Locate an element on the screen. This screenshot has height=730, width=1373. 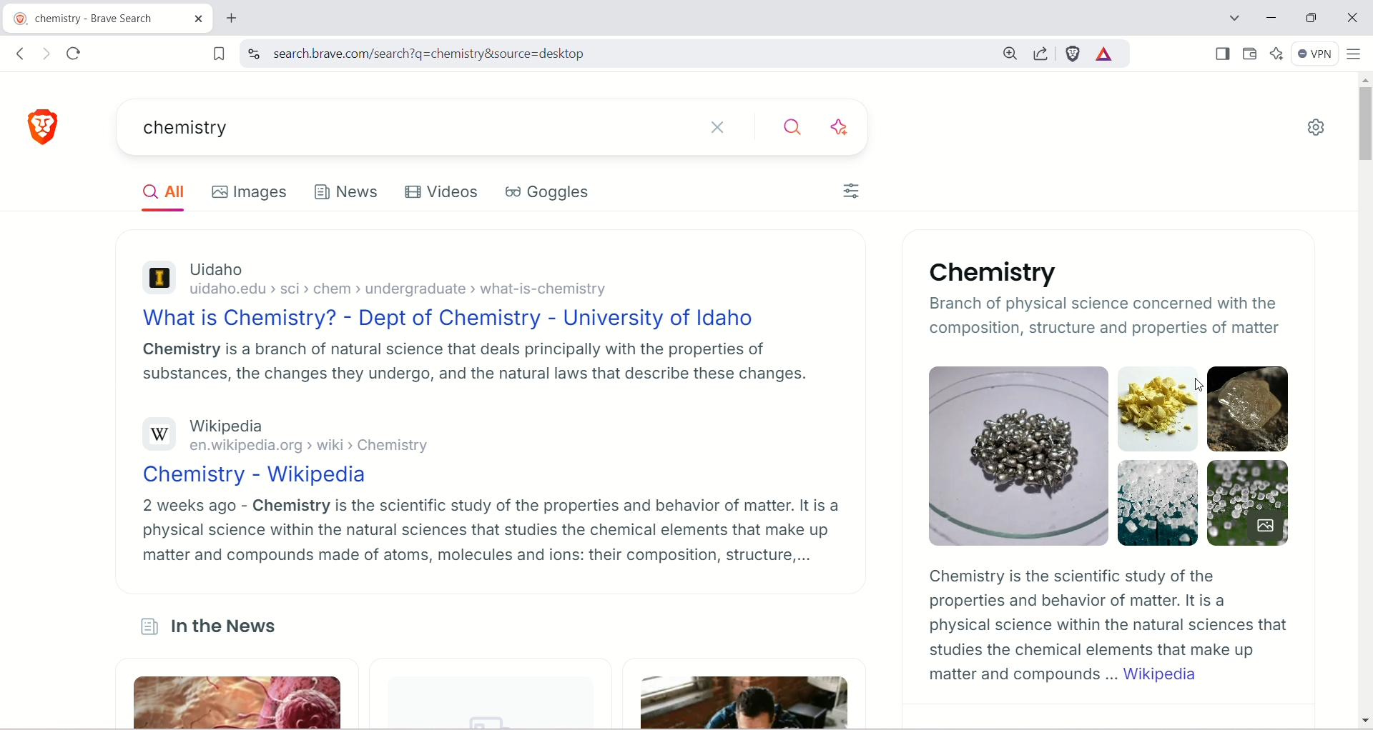
SEARCH TABS is located at coordinates (1231, 16).